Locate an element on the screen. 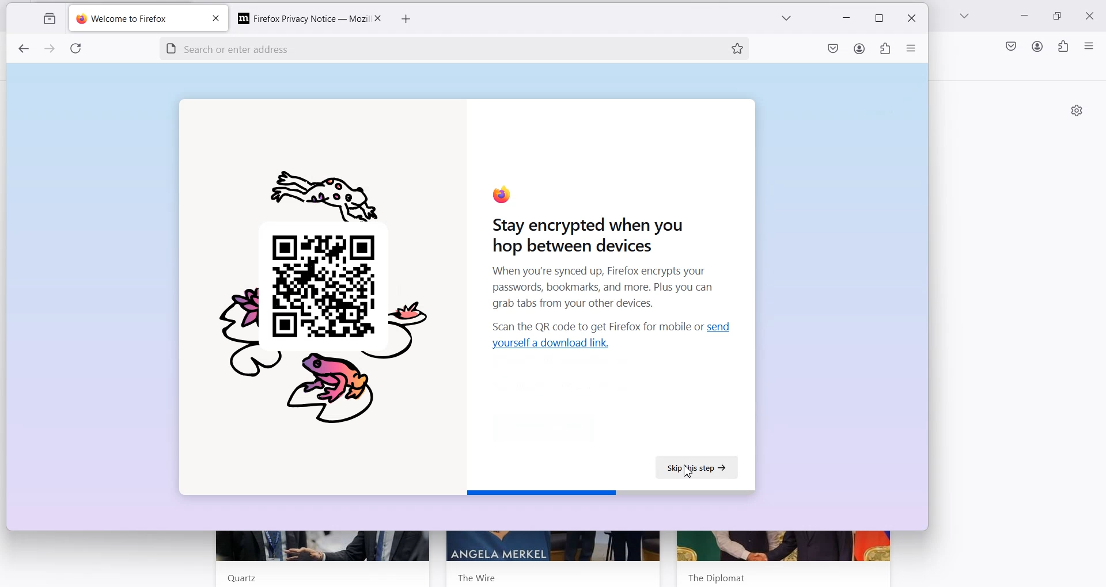  Text 2 is located at coordinates (610, 327).